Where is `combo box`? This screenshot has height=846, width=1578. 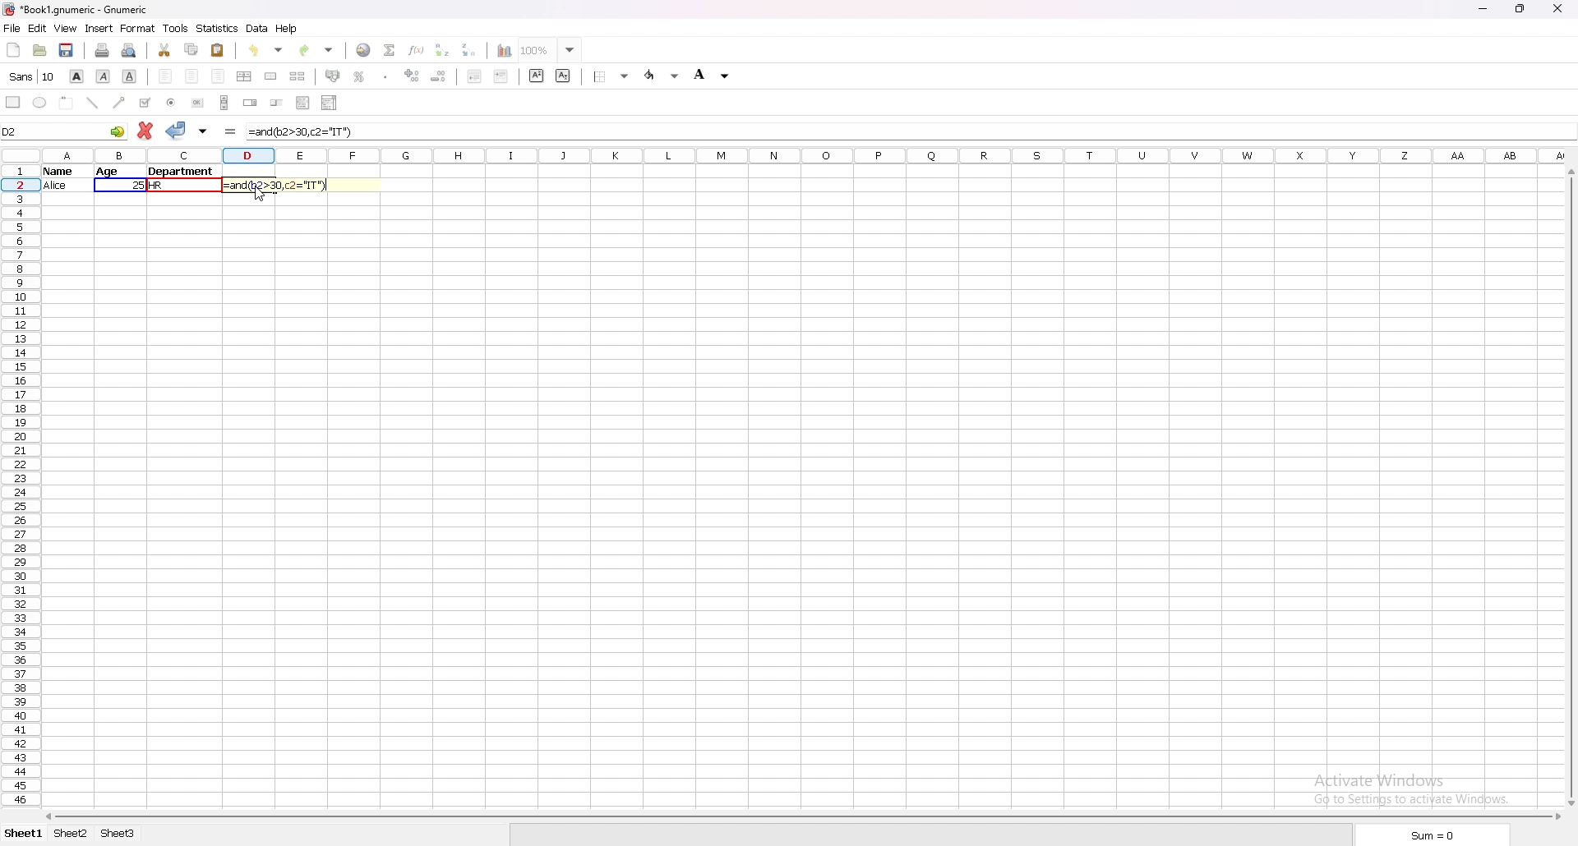
combo box is located at coordinates (330, 102).